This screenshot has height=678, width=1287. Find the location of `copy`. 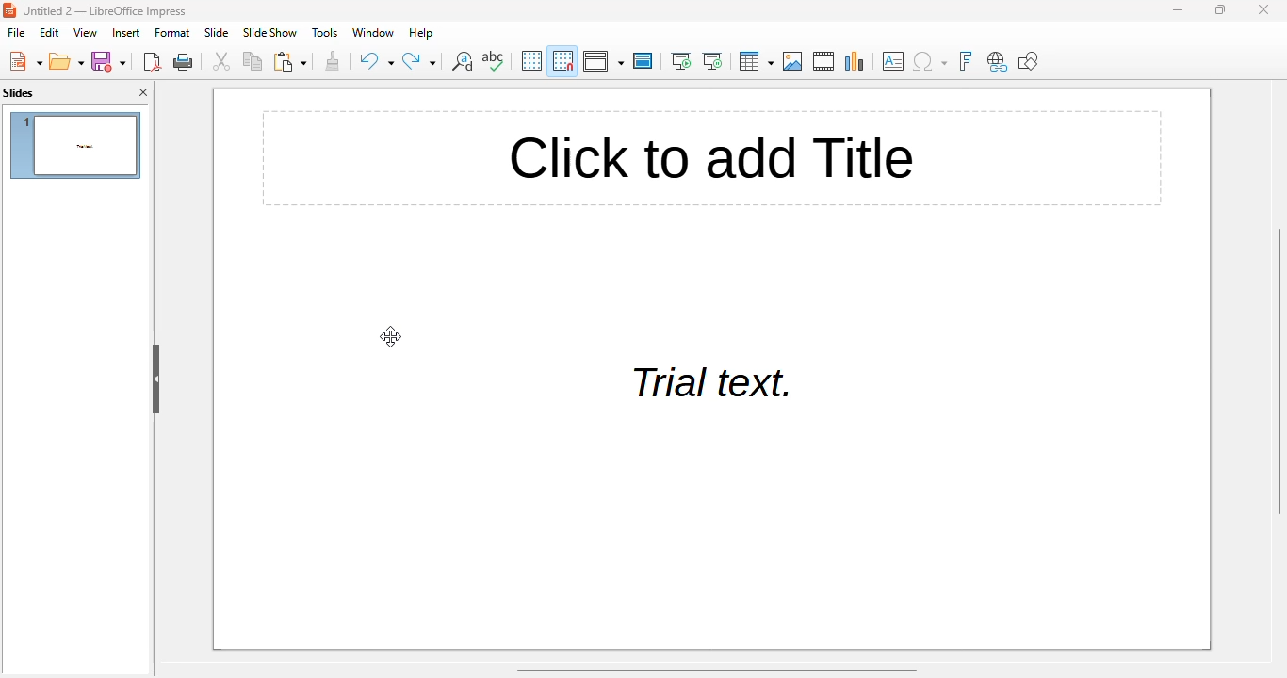

copy is located at coordinates (253, 61).